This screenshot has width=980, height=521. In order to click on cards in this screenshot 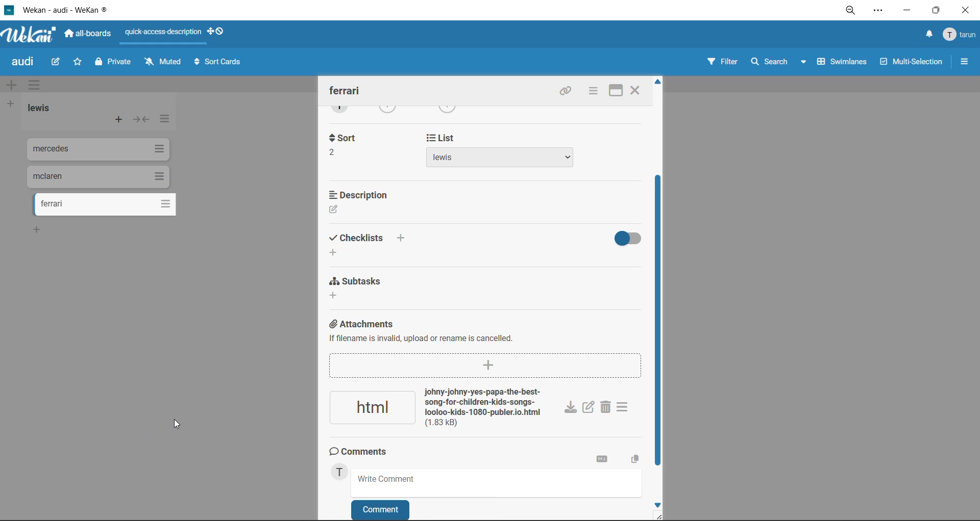, I will do `click(109, 205)`.